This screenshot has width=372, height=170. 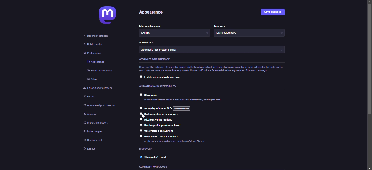 What do you see at coordinates (152, 167) in the screenshot?
I see `dialoges` at bounding box center [152, 167].